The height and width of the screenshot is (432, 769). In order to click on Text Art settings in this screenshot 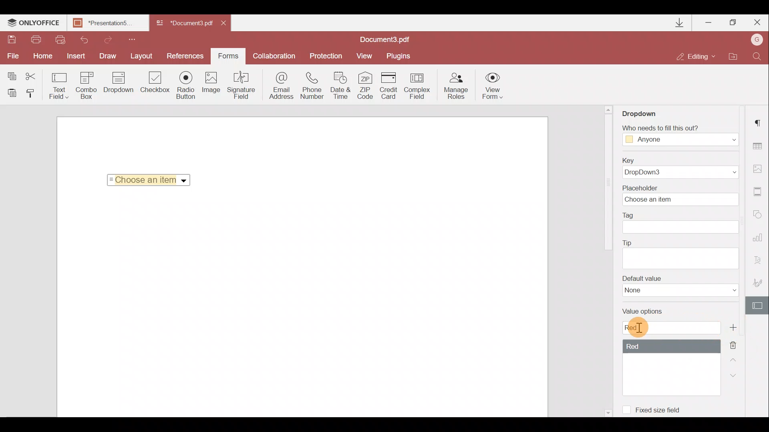, I will do `click(760, 259)`.